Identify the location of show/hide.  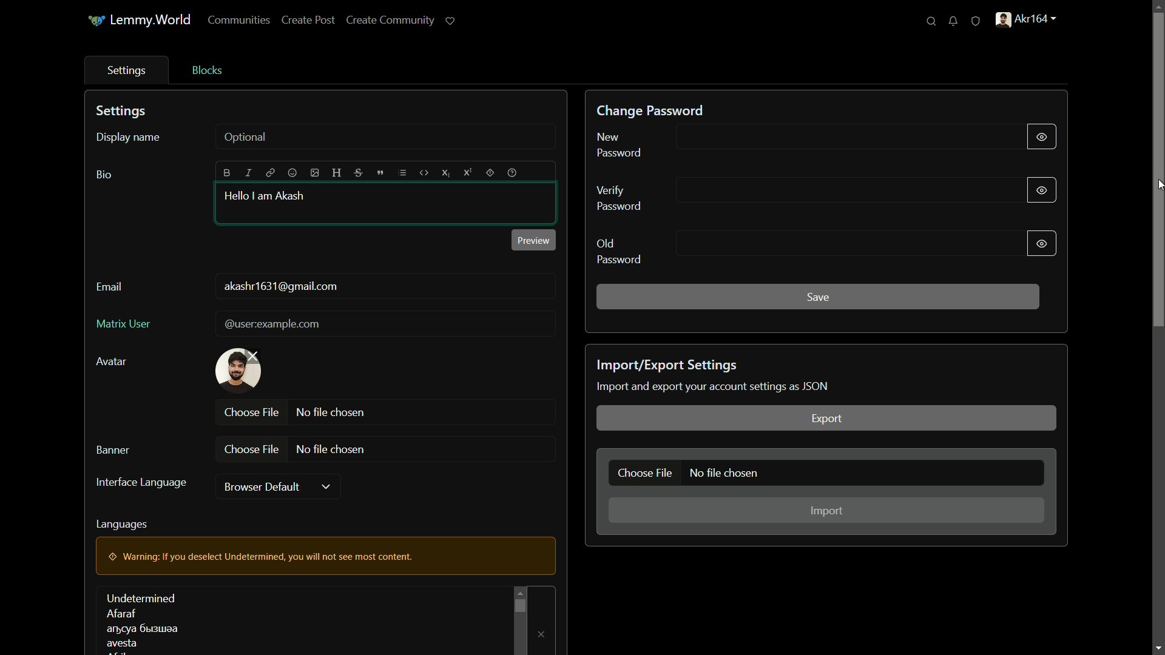
(1042, 136).